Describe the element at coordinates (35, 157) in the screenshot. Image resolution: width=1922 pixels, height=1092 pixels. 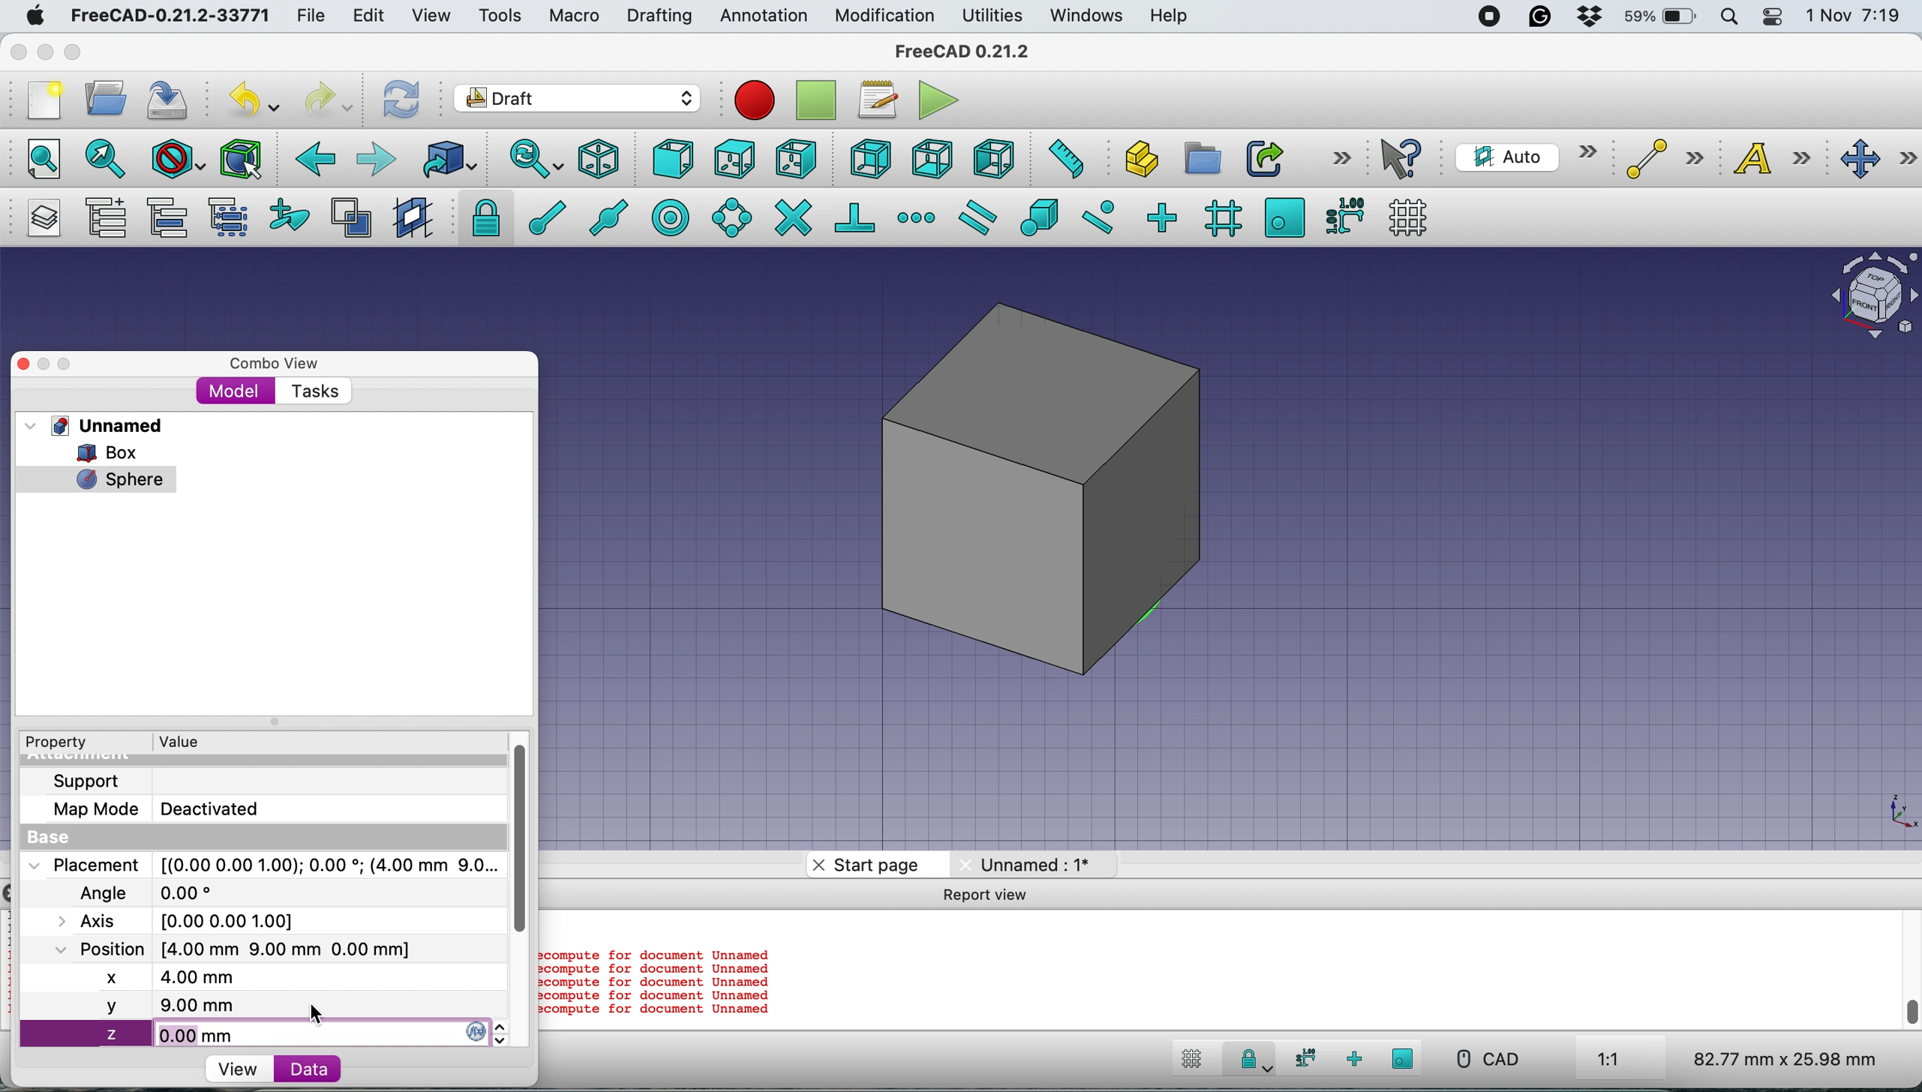
I see `fit all` at that location.